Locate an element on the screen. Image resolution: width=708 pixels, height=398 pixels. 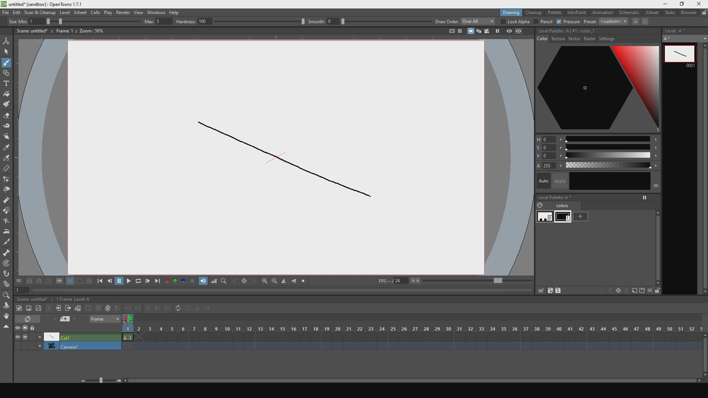
options is located at coordinates (20, 281).